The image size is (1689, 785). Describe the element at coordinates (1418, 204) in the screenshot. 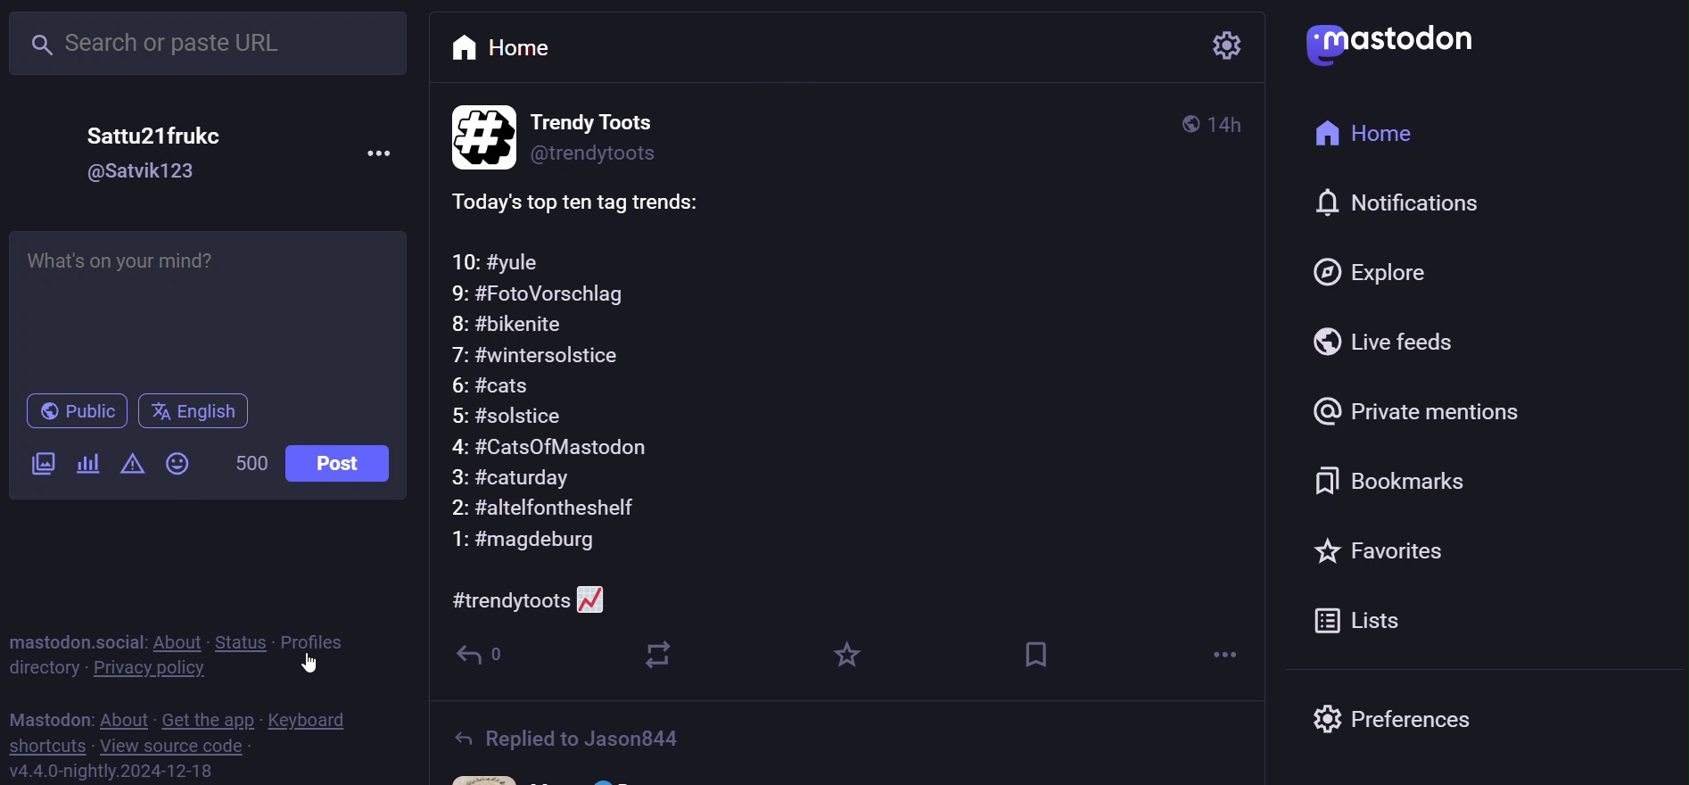

I see `notifications` at that location.